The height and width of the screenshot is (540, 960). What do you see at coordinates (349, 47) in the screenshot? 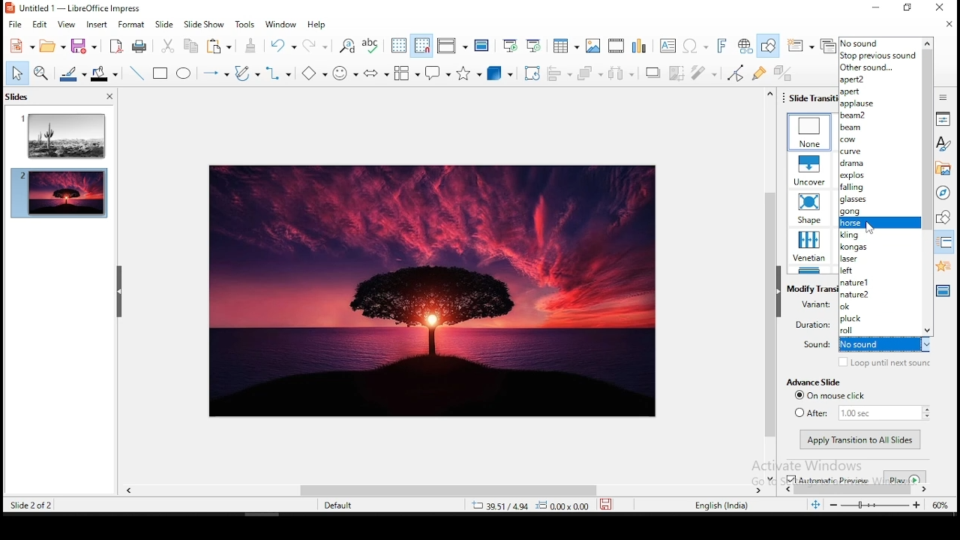
I see `find and replace` at bounding box center [349, 47].